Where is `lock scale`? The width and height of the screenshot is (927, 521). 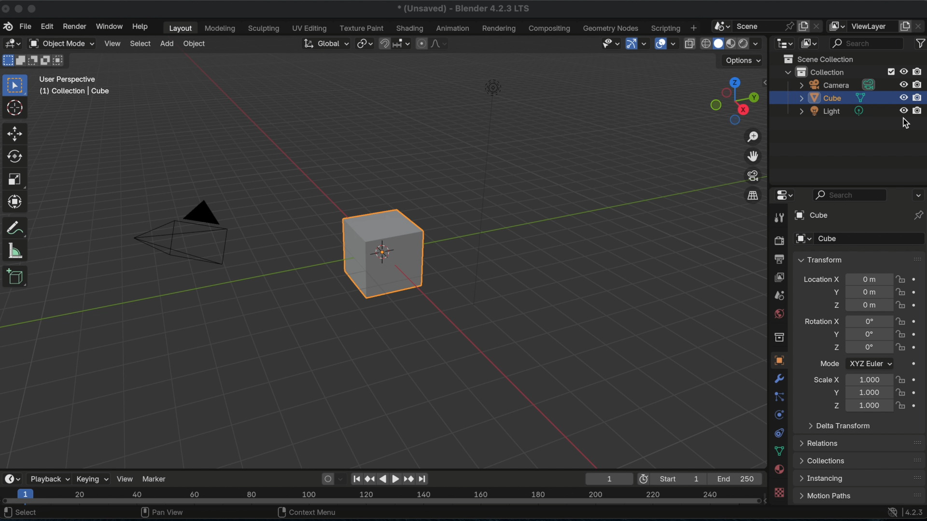
lock scale is located at coordinates (899, 393).